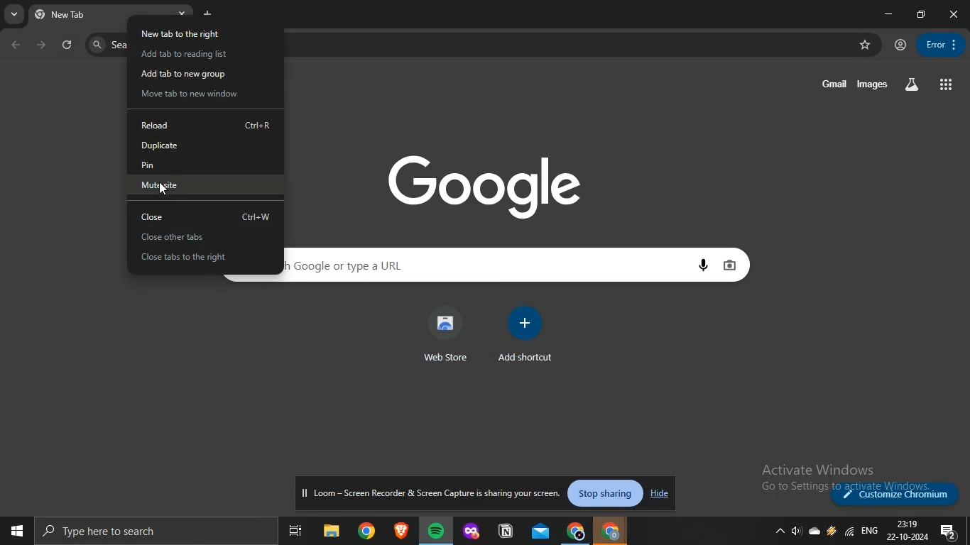 This screenshot has width=970, height=545. I want to click on type here to search, so click(150, 531).